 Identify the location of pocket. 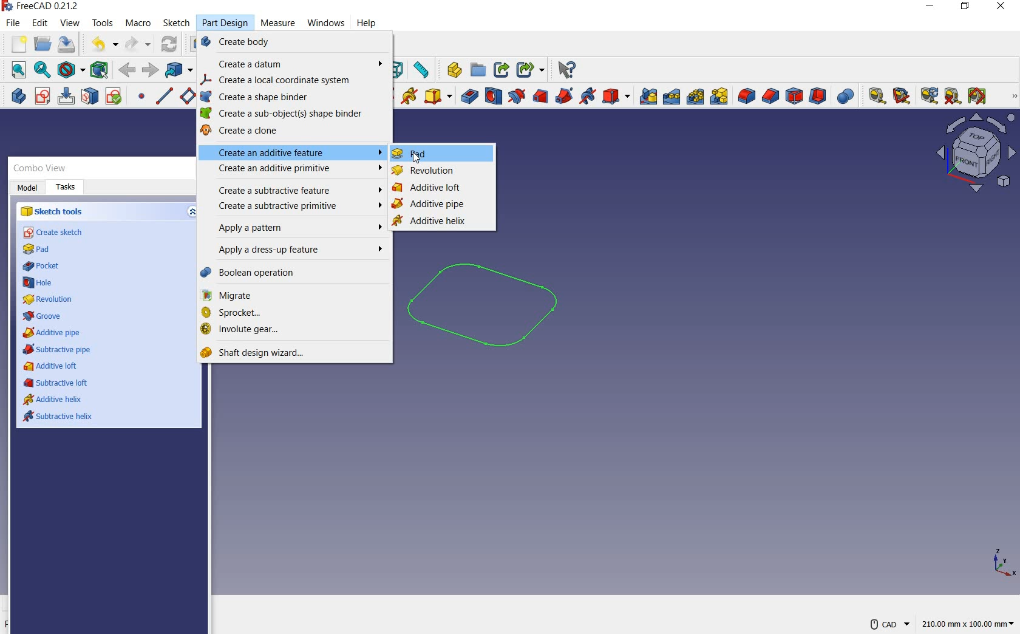
(468, 96).